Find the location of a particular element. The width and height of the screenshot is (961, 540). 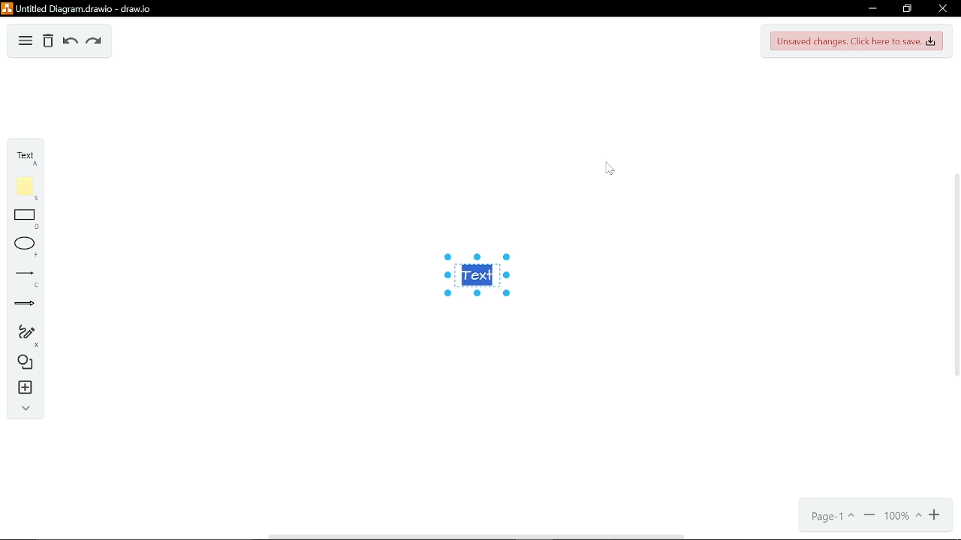

Insert is located at coordinates (20, 389).